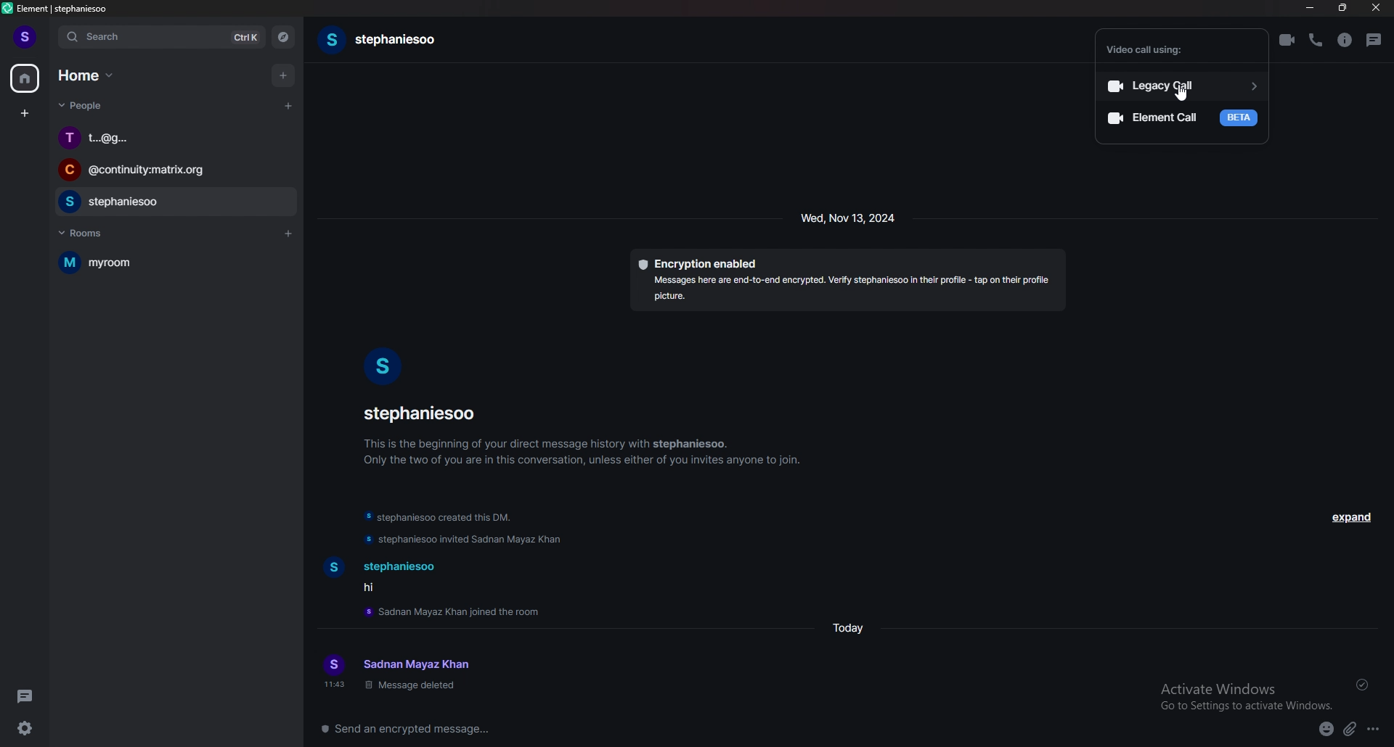  I want to click on update, so click(459, 611).